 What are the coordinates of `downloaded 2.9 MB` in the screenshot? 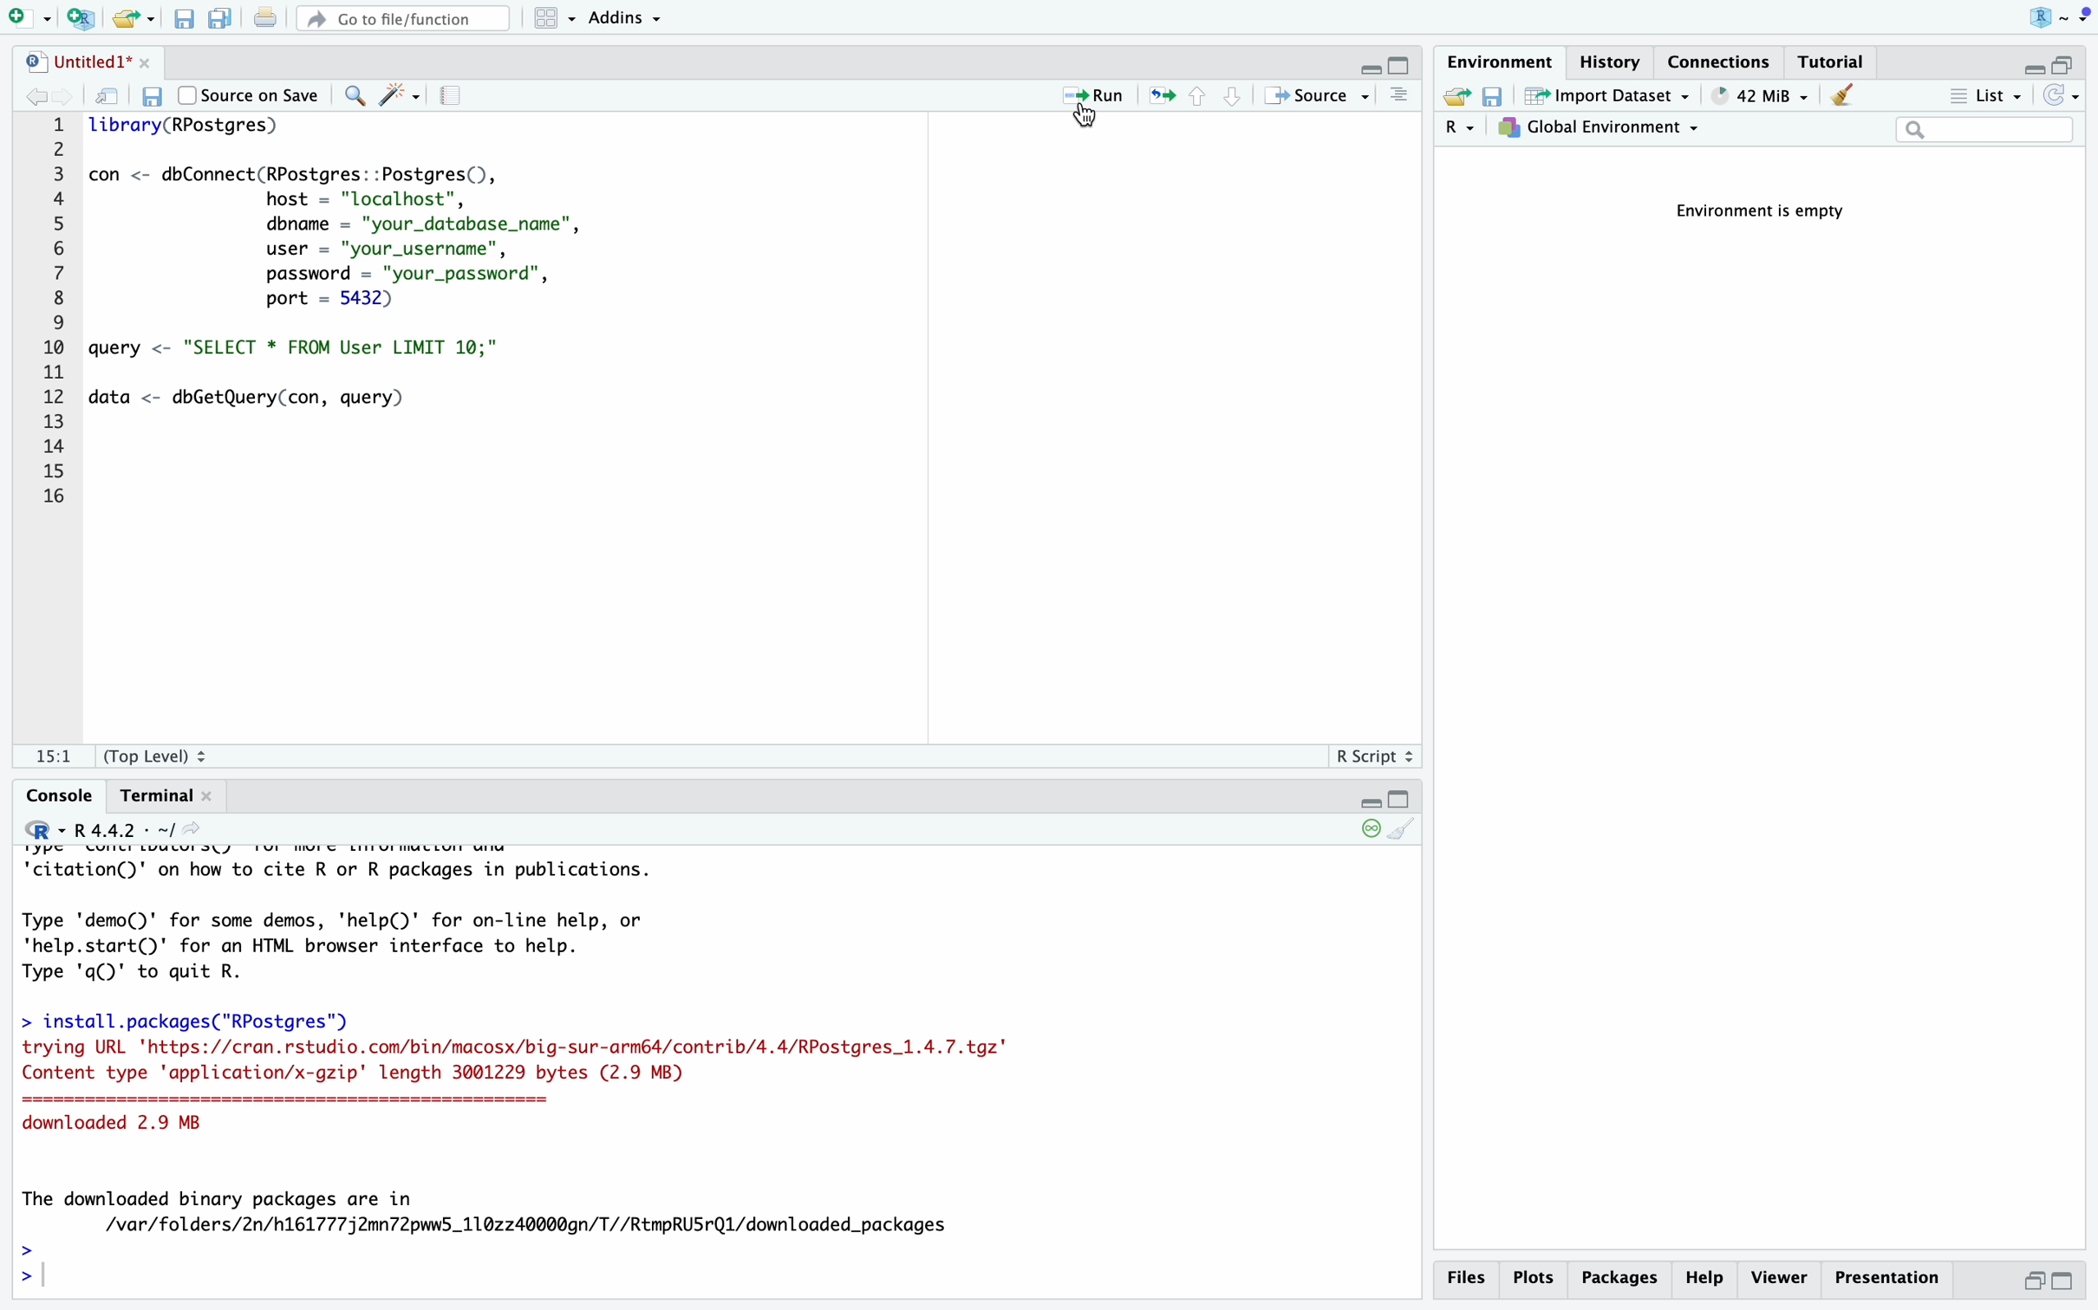 It's located at (125, 1126).